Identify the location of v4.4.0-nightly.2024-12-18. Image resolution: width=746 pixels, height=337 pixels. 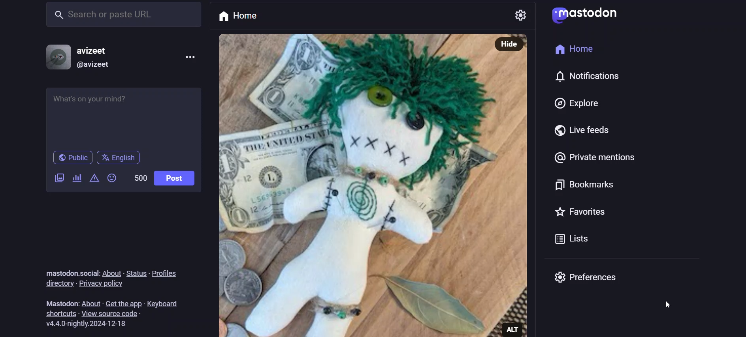
(86, 324).